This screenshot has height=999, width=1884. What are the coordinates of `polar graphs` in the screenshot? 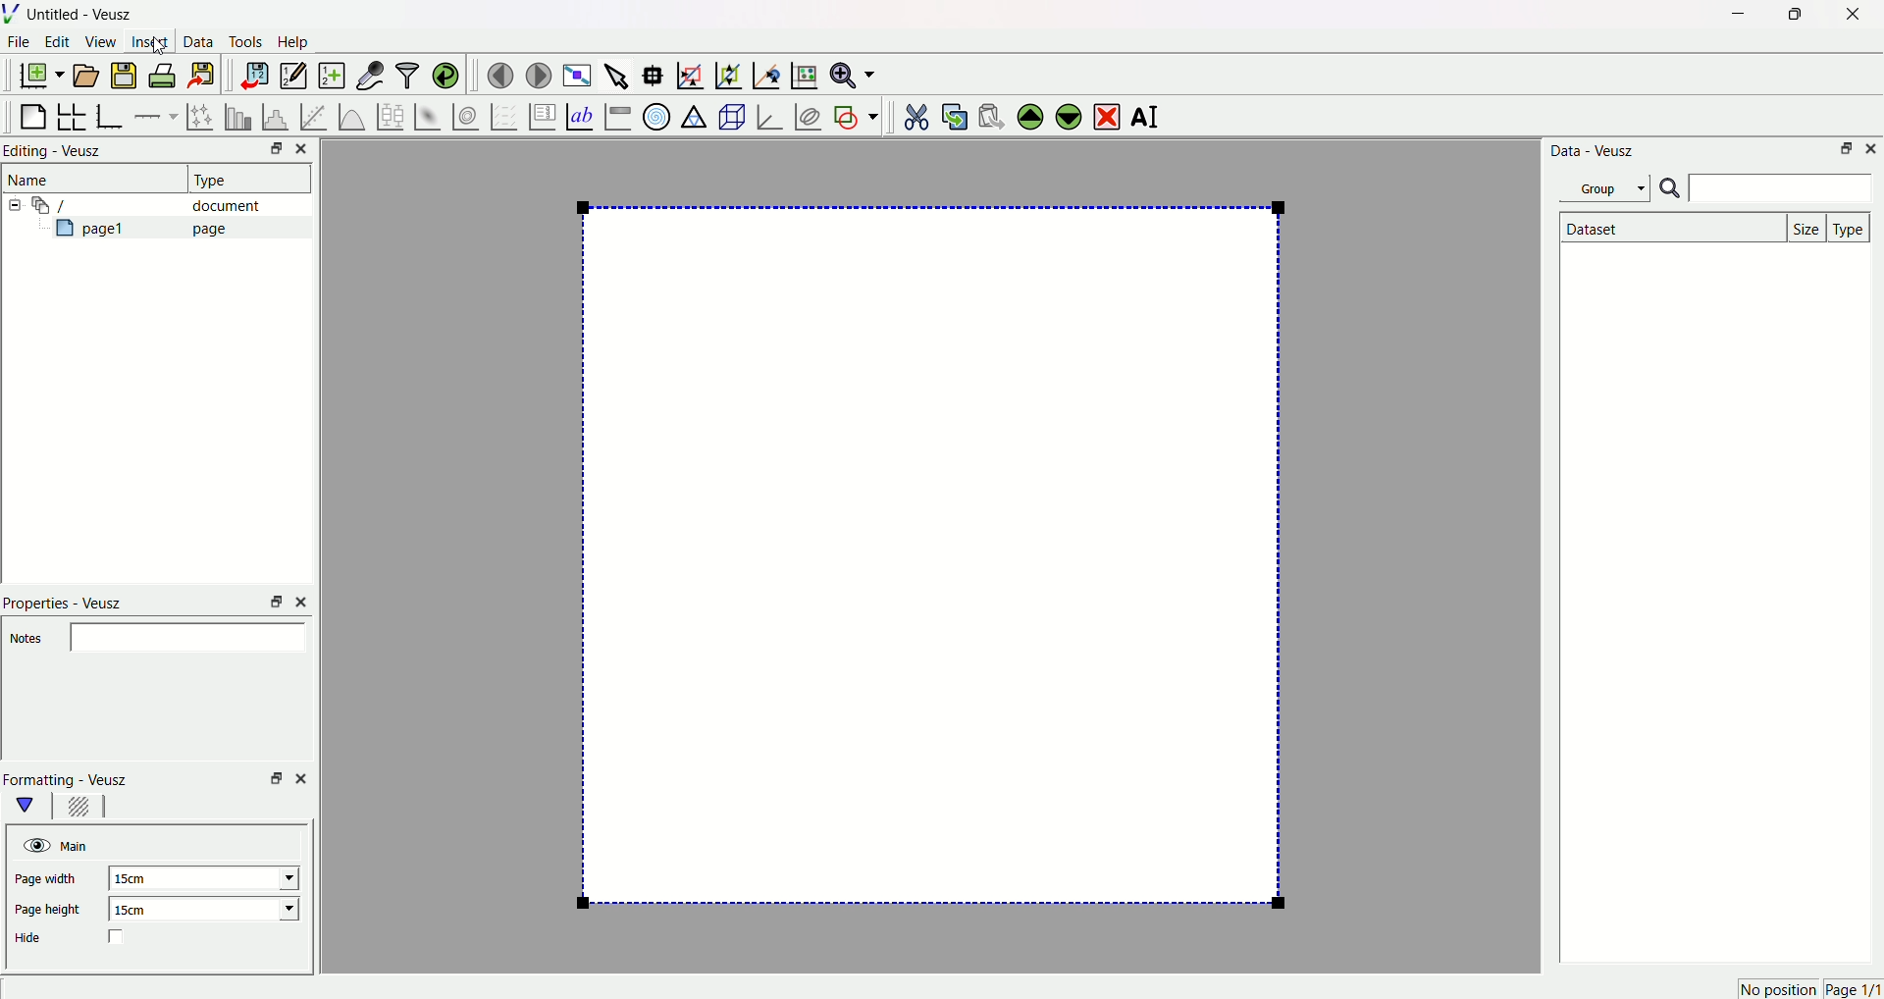 It's located at (656, 114).